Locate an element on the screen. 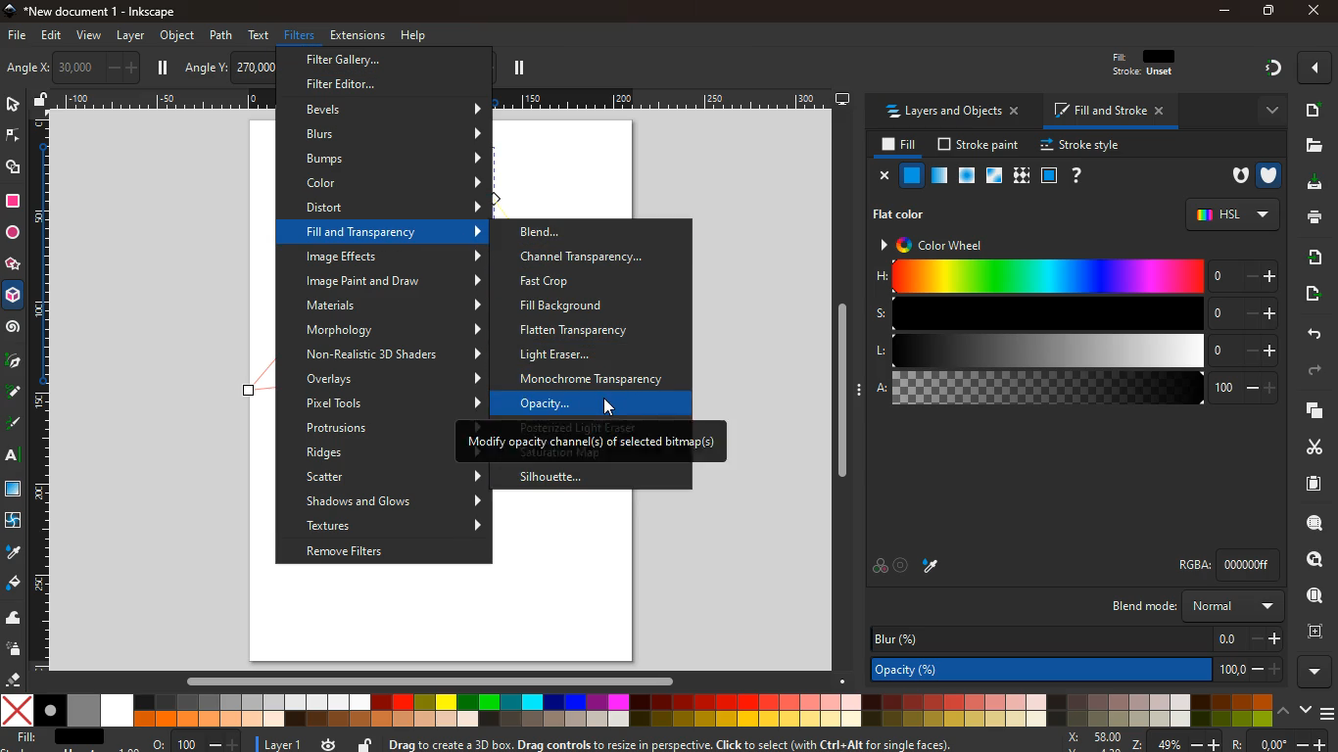  blend is located at coordinates (586, 232).